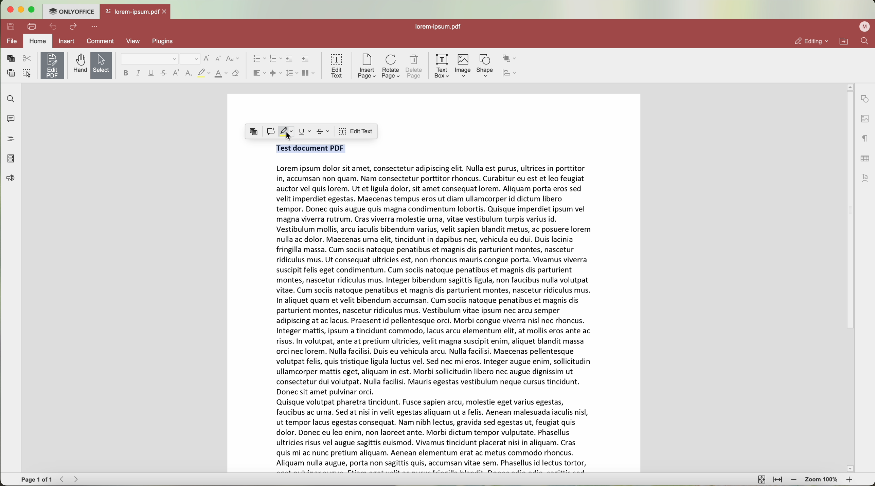 Image resolution: width=875 pixels, height=486 pixels. I want to click on open file location, so click(844, 41).